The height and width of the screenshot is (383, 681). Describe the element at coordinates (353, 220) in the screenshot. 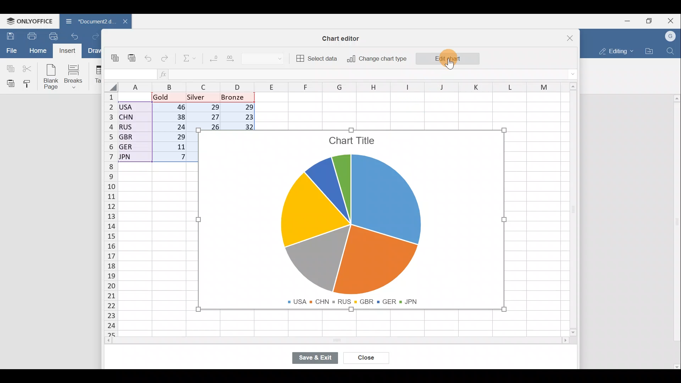

I see `Chart image` at that location.